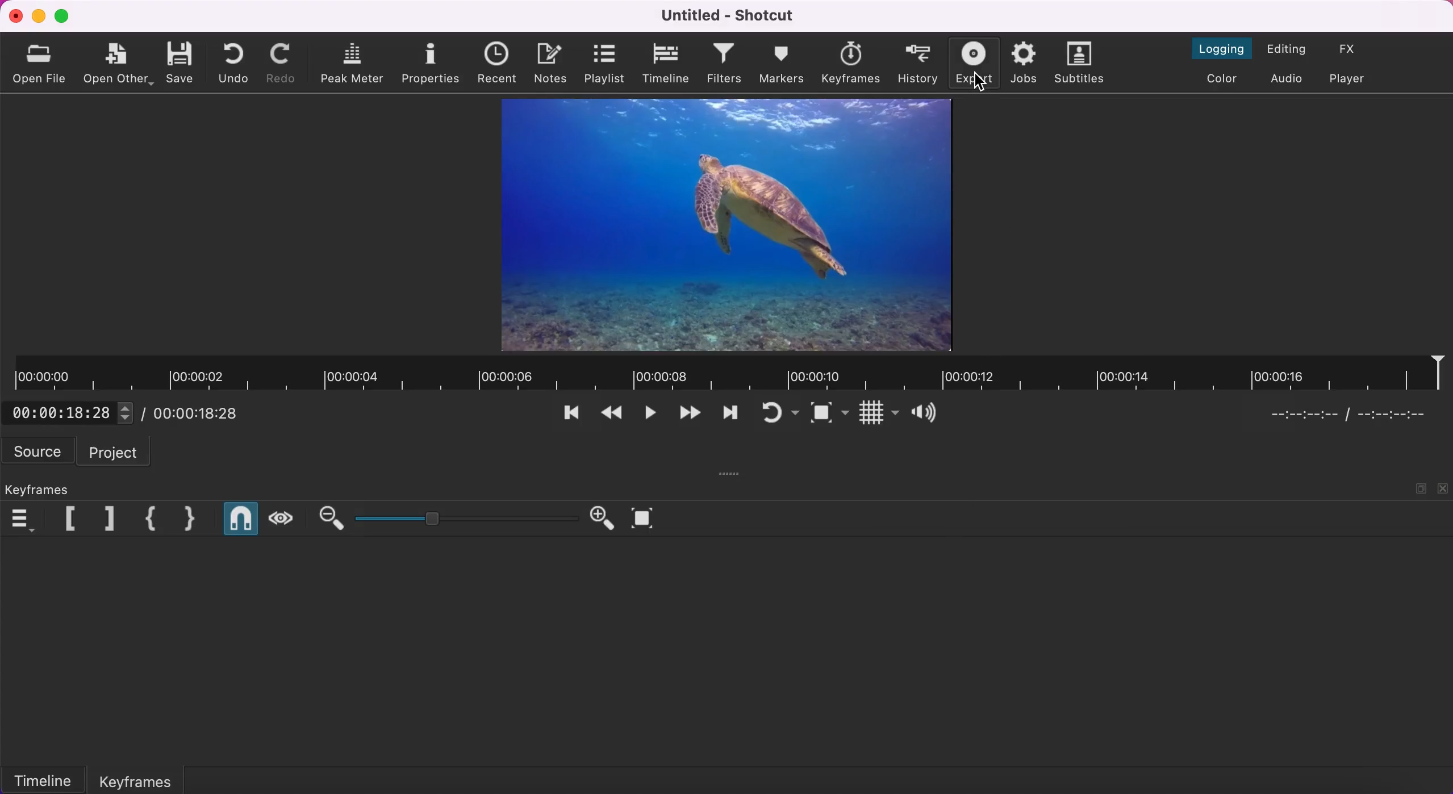 The height and width of the screenshot is (794, 1453). Describe the element at coordinates (40, 63) in the screenshot. I see `open file` at that location.